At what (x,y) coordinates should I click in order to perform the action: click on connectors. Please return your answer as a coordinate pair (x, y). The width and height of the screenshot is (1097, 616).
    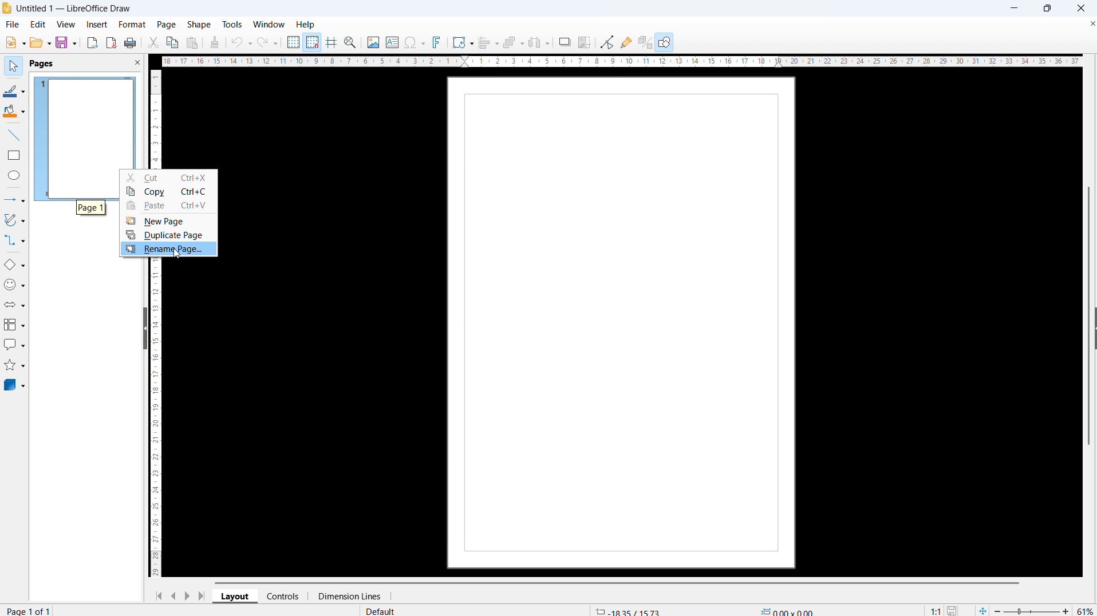
    Looking at the image, I should click on (14, 241).